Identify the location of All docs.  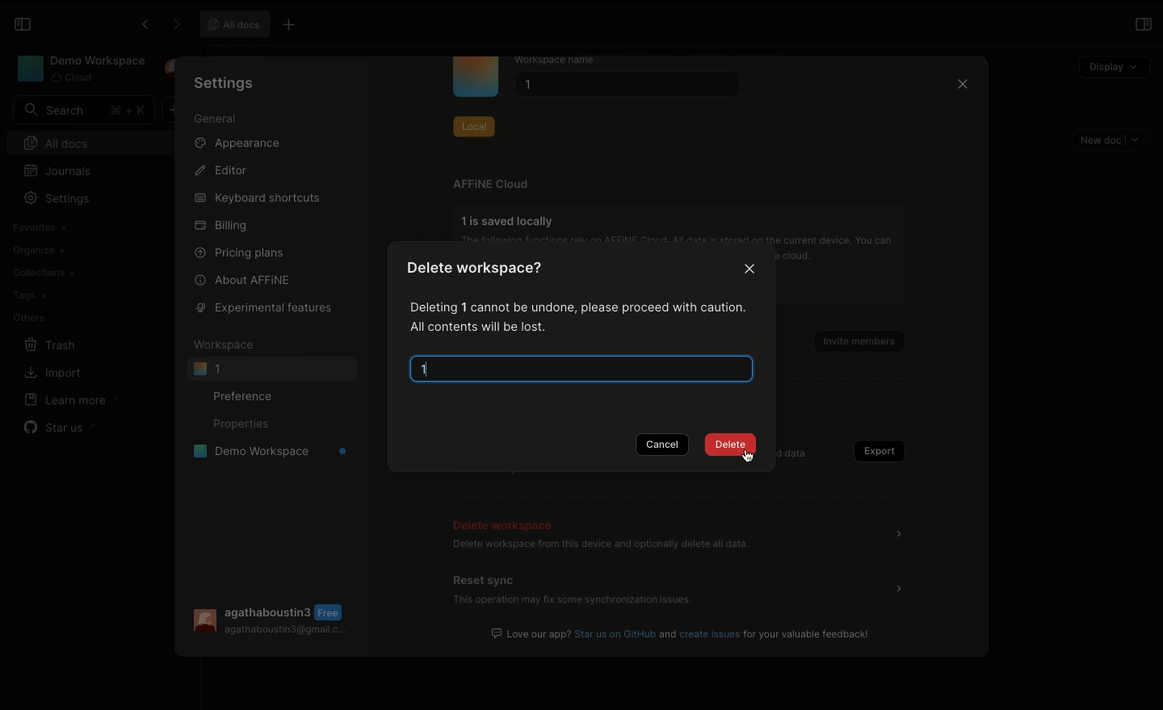
(235, 24).